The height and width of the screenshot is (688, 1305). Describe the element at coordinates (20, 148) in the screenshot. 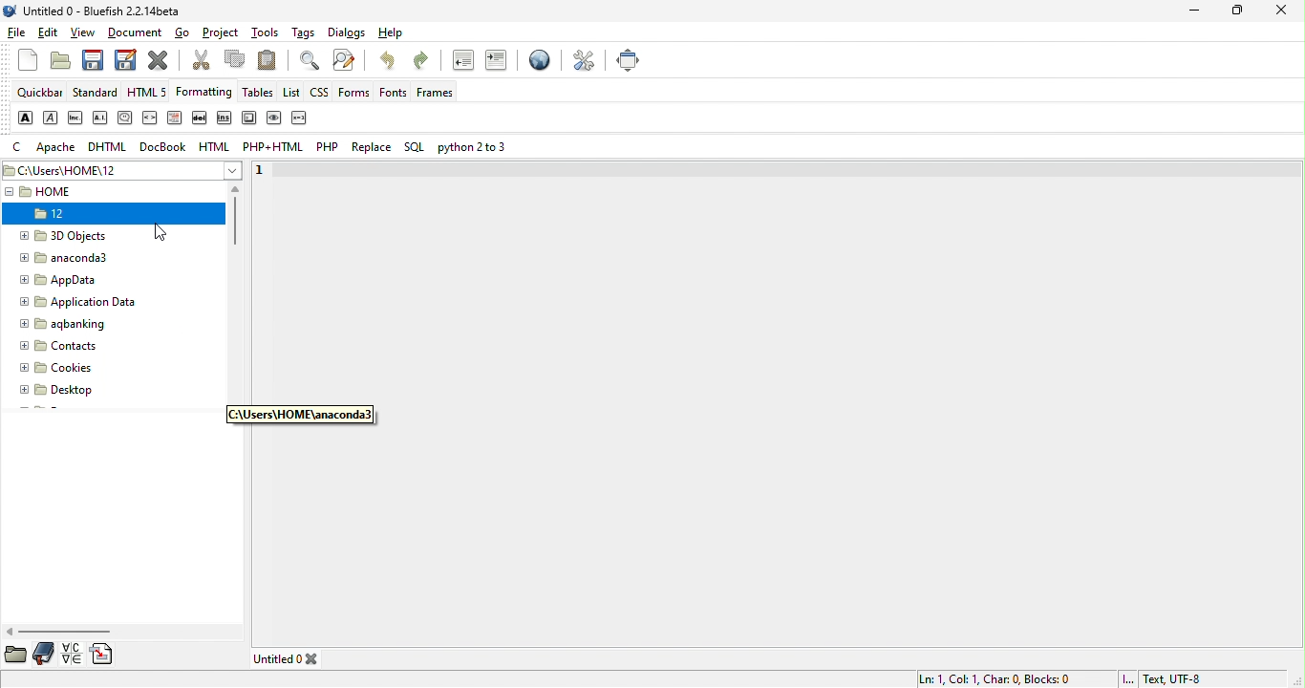

I see `c` at that location.